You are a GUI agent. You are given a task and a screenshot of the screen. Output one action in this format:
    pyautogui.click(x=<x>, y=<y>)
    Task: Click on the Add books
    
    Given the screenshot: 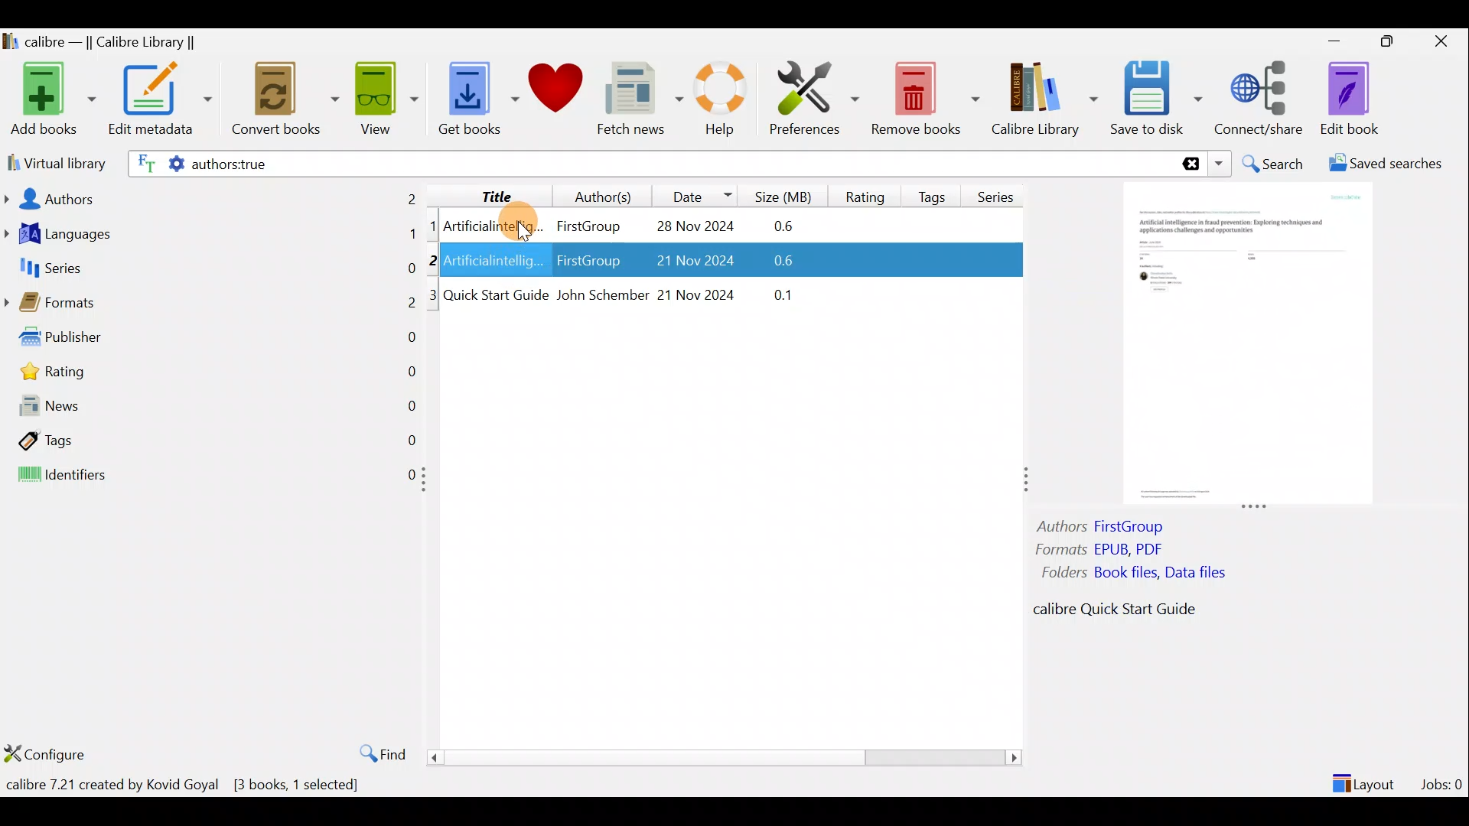 What is the action you would take?
    pyautogui.click(x=50, y=100)
    